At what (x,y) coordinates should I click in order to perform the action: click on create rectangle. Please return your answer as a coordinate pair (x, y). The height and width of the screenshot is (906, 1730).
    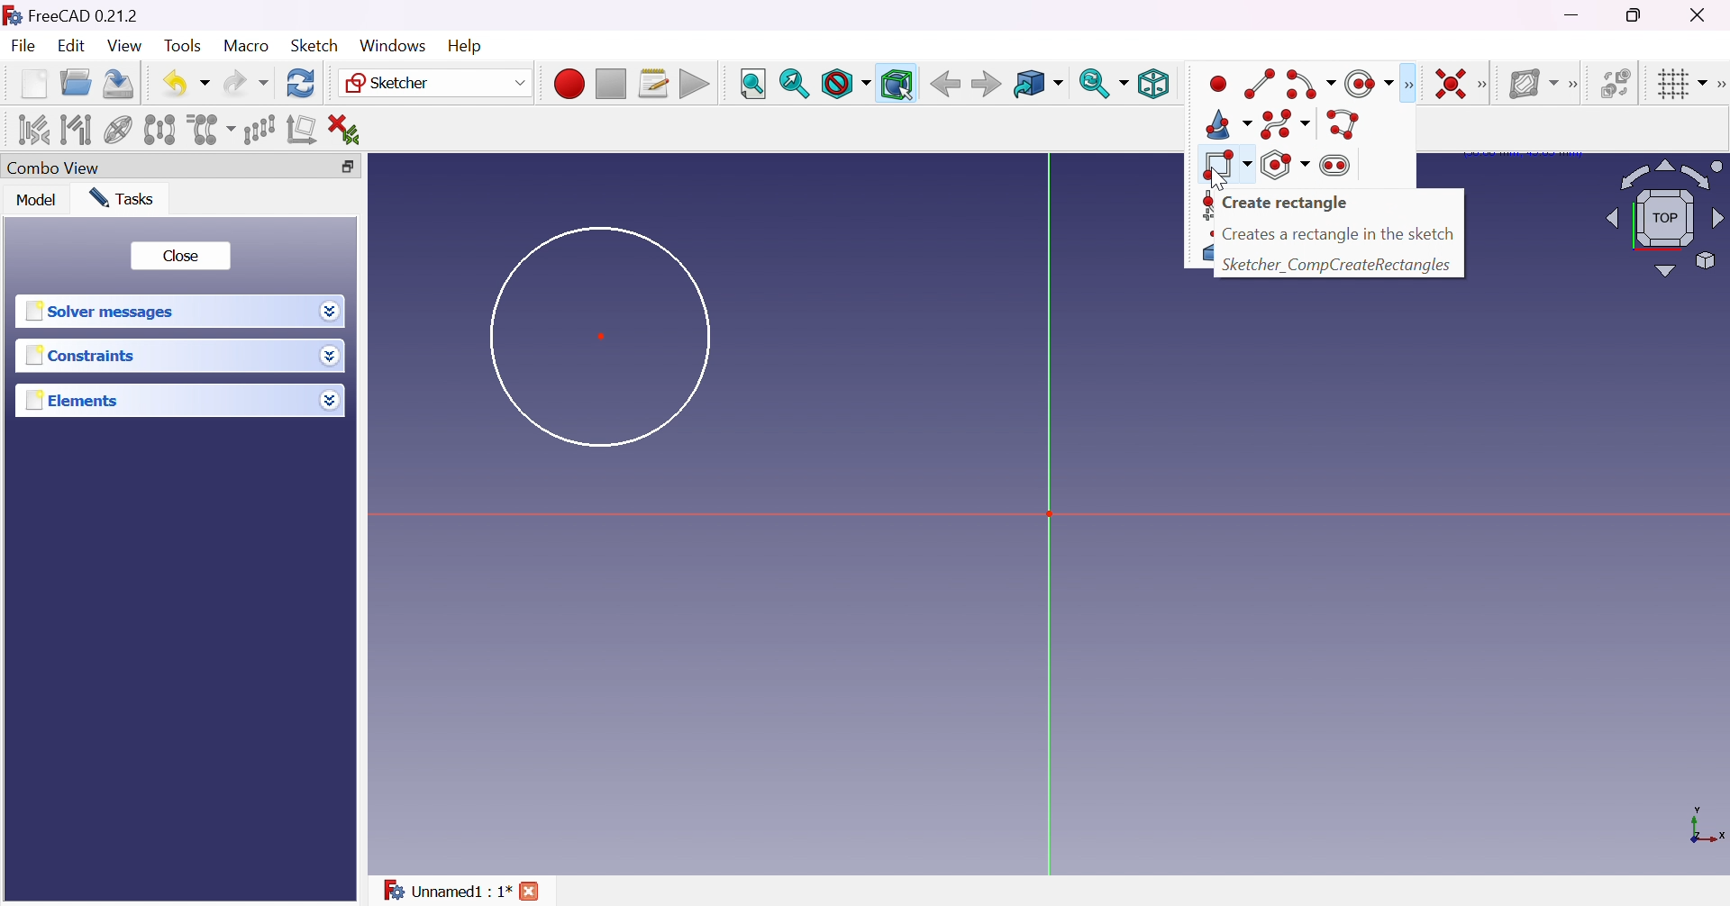
    Looking at the image, I should click on (1228, 165).